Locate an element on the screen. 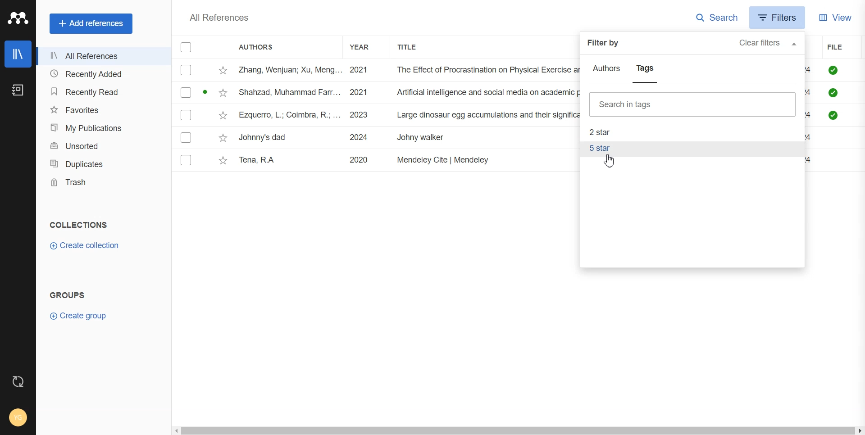  Favorites is located at coordinates (101, 109).